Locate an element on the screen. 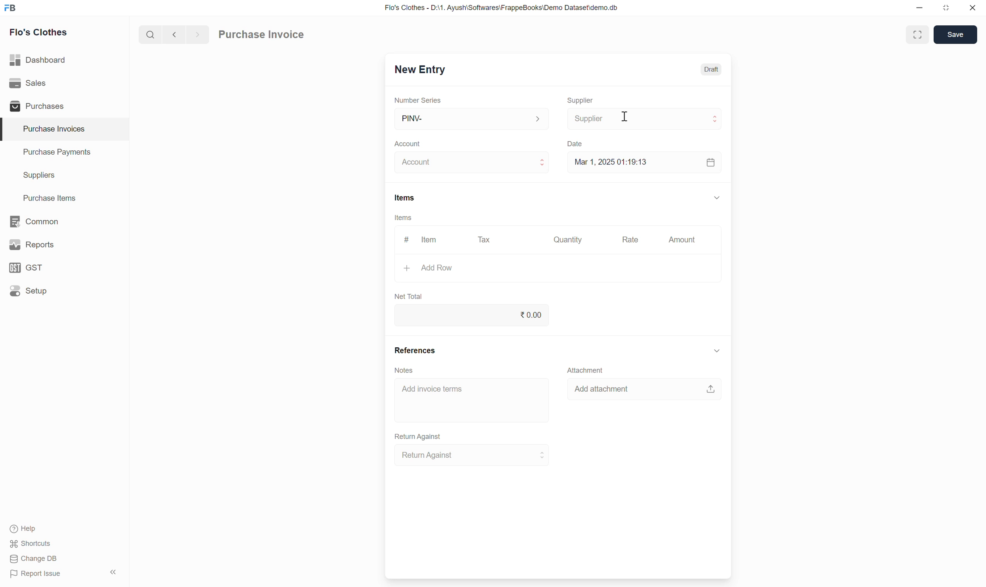 This screenshot has height=587, width=986. minimize is located at coordinates (920, 10).